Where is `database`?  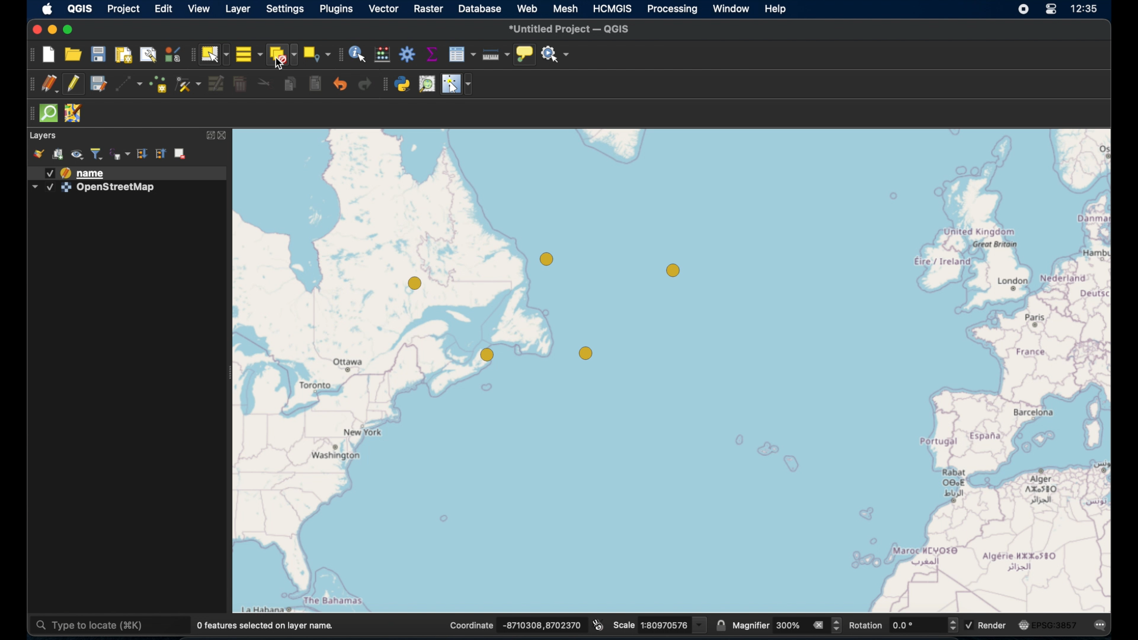 database is located at coordinates (480, 10).